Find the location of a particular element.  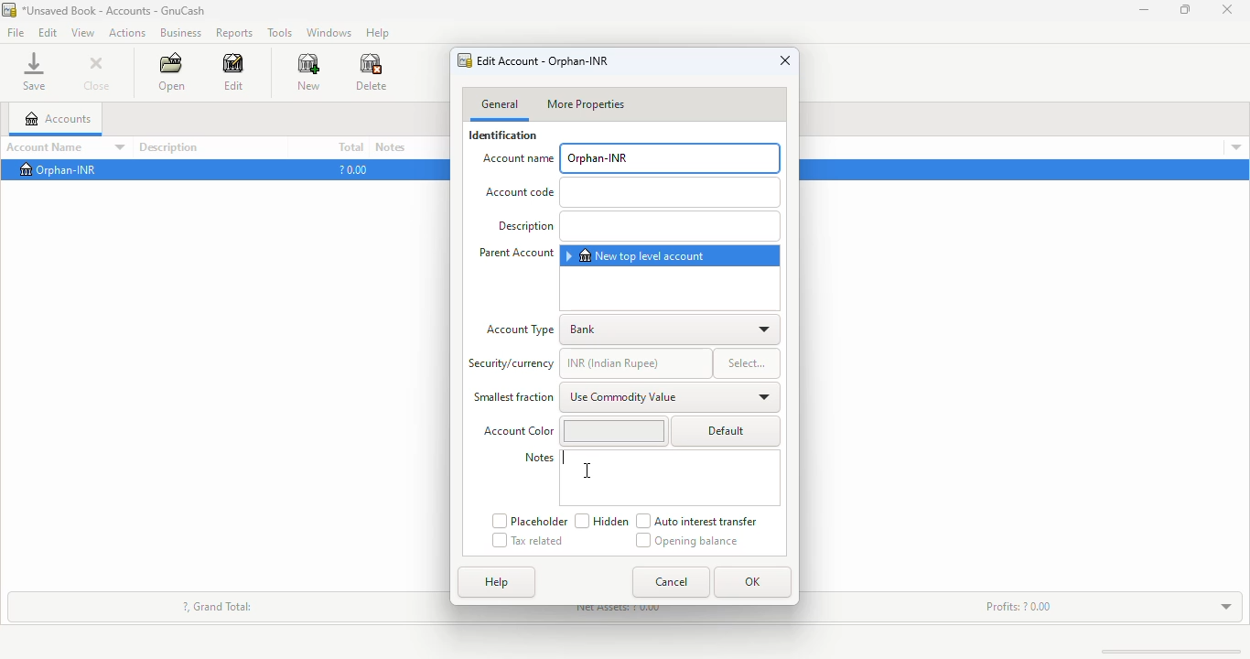

new is located at coordinates (307, 71).